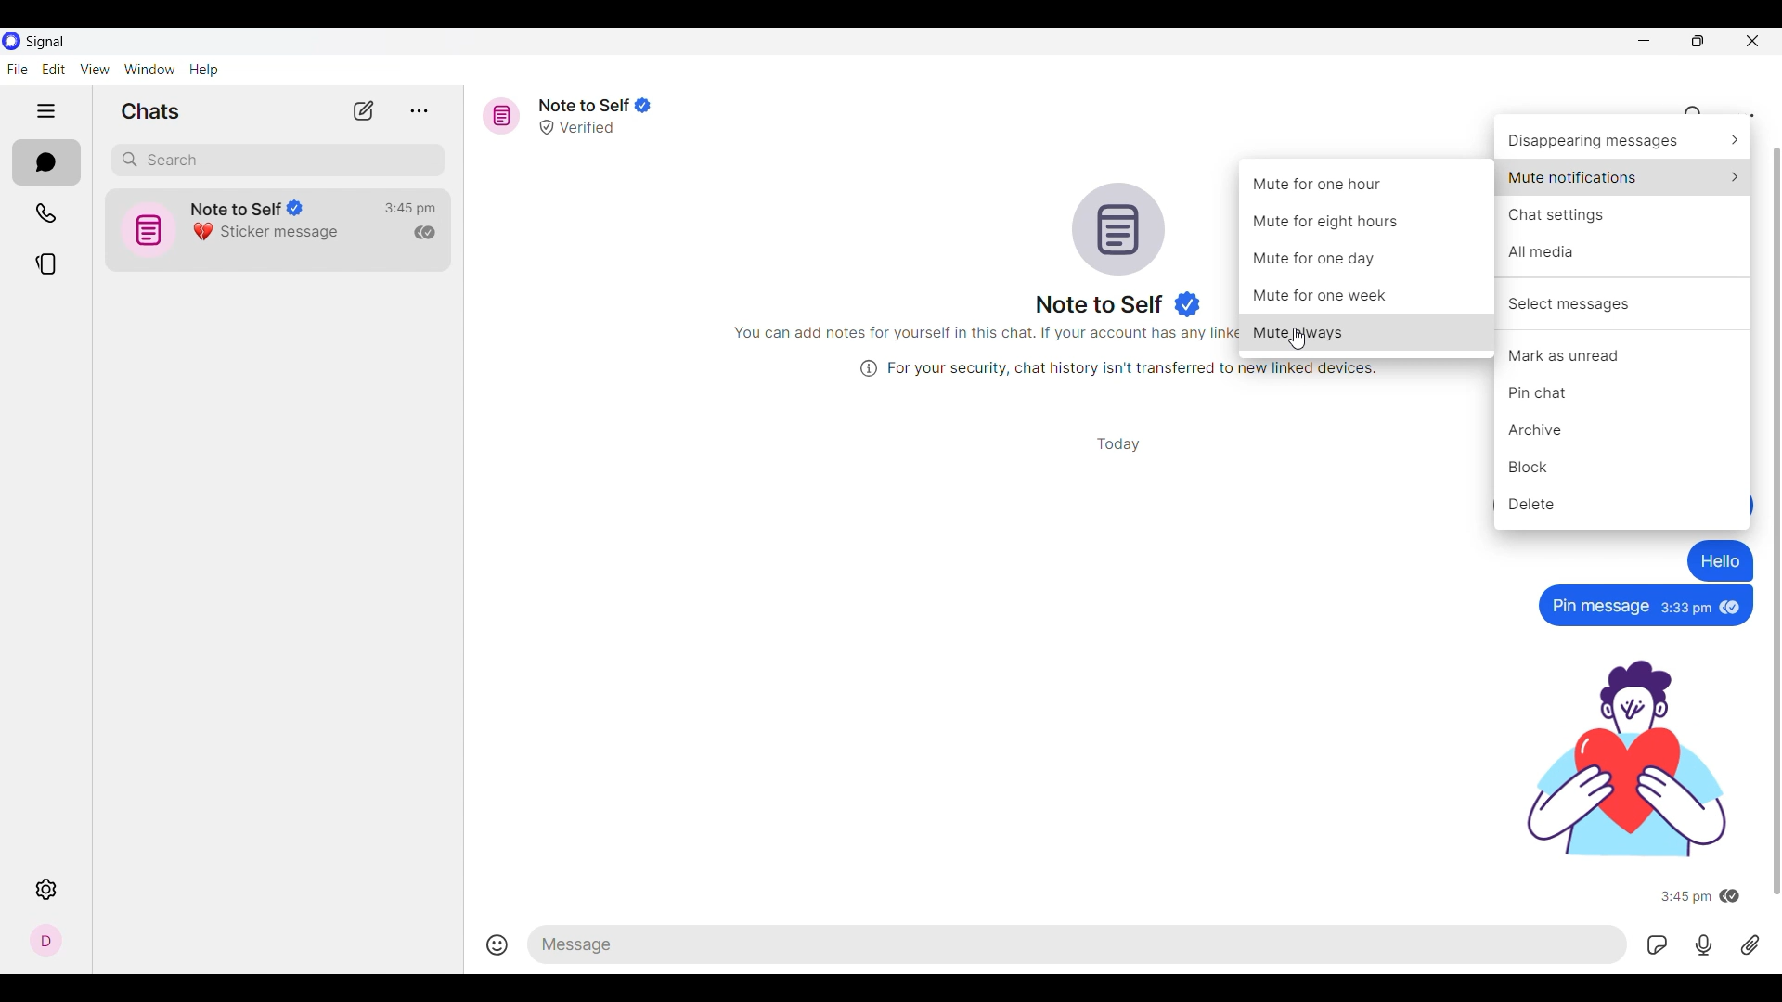 The height and width of the screenshot is (1002, 1782). I want to click on 3:33pm, so click(1685, 610).